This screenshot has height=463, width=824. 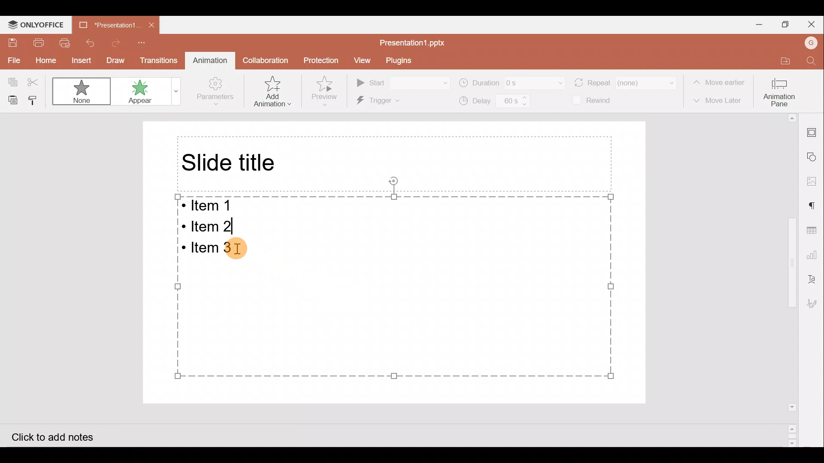 What do you see at coordinates (90, 41) in the screenshot?
I see `Undo` at bounding box center [90, 41].